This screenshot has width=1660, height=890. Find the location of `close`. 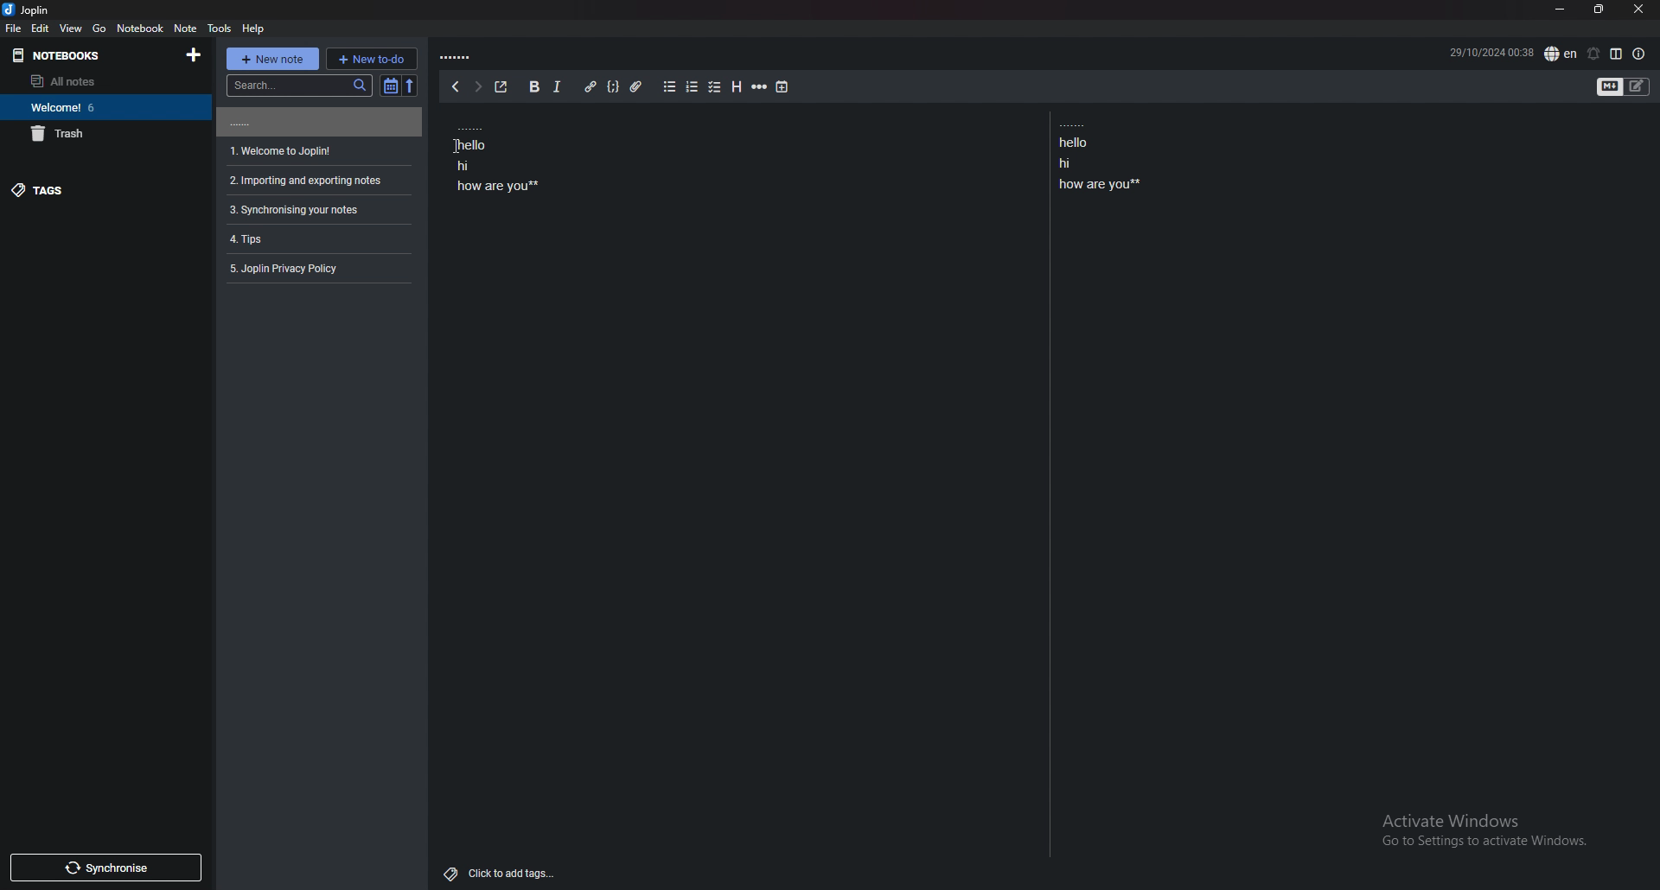

close is located at coordinates (1639, 9).